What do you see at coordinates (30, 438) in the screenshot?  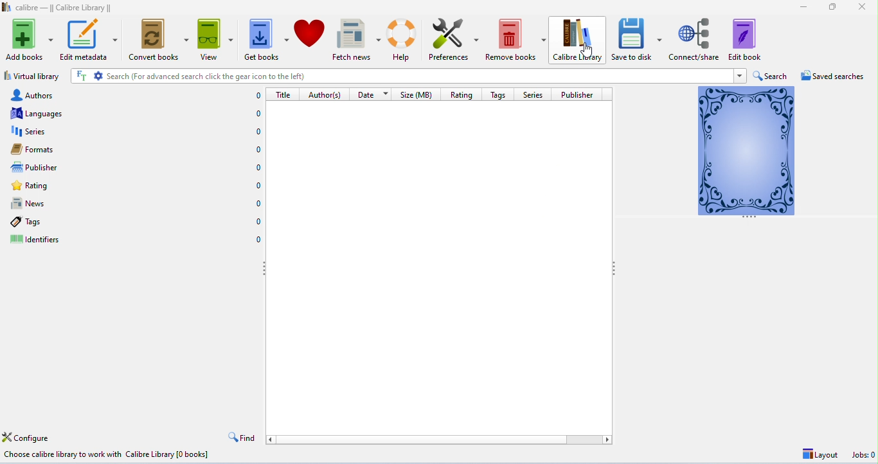 I see `configure` at bounding box center [30, 438].